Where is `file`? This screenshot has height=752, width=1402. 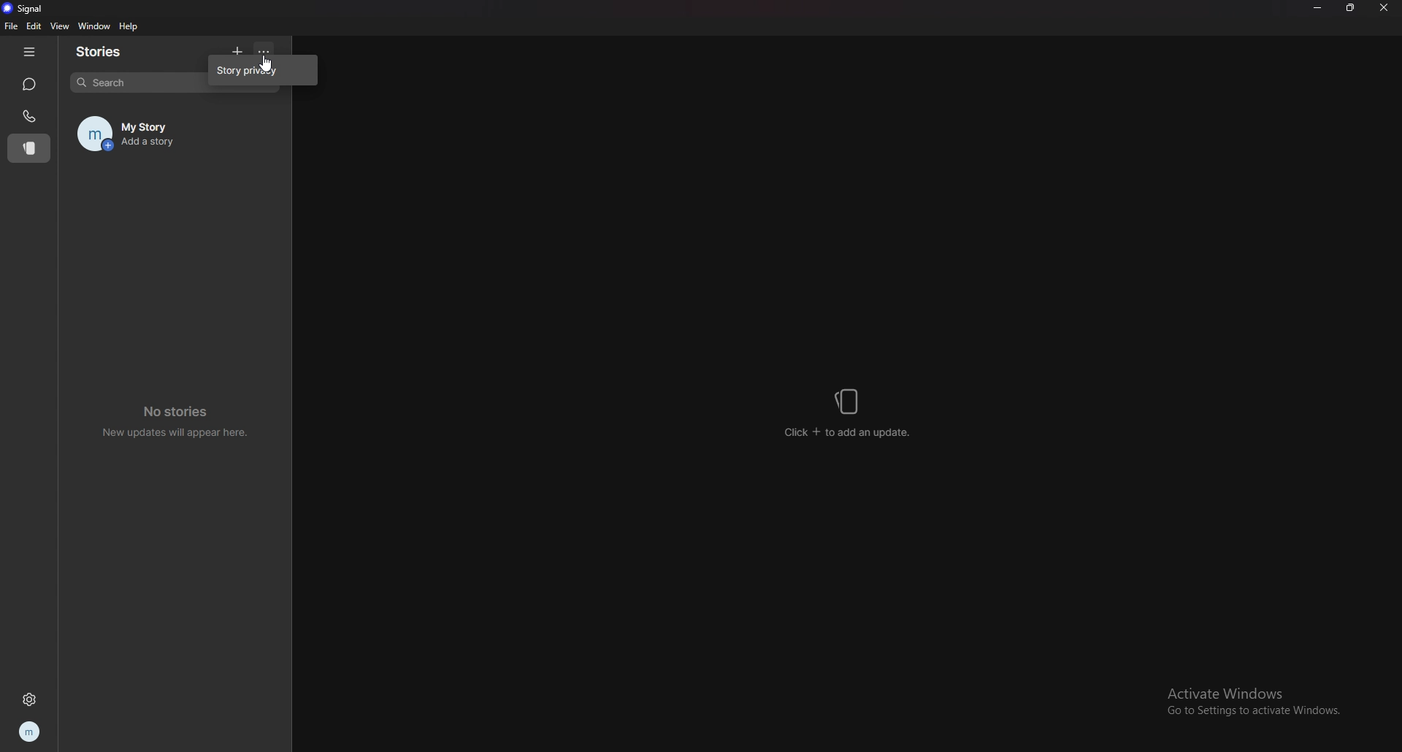 file is located at coordinates (11, 26).